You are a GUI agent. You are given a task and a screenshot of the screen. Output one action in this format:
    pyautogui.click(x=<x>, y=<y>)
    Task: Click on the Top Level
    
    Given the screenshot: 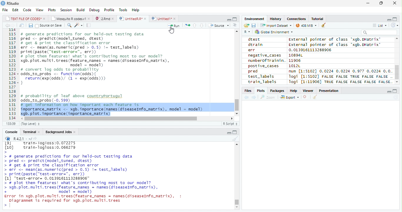 What is the action you would take?
    pyautogui.click(x=31, y=123)
    